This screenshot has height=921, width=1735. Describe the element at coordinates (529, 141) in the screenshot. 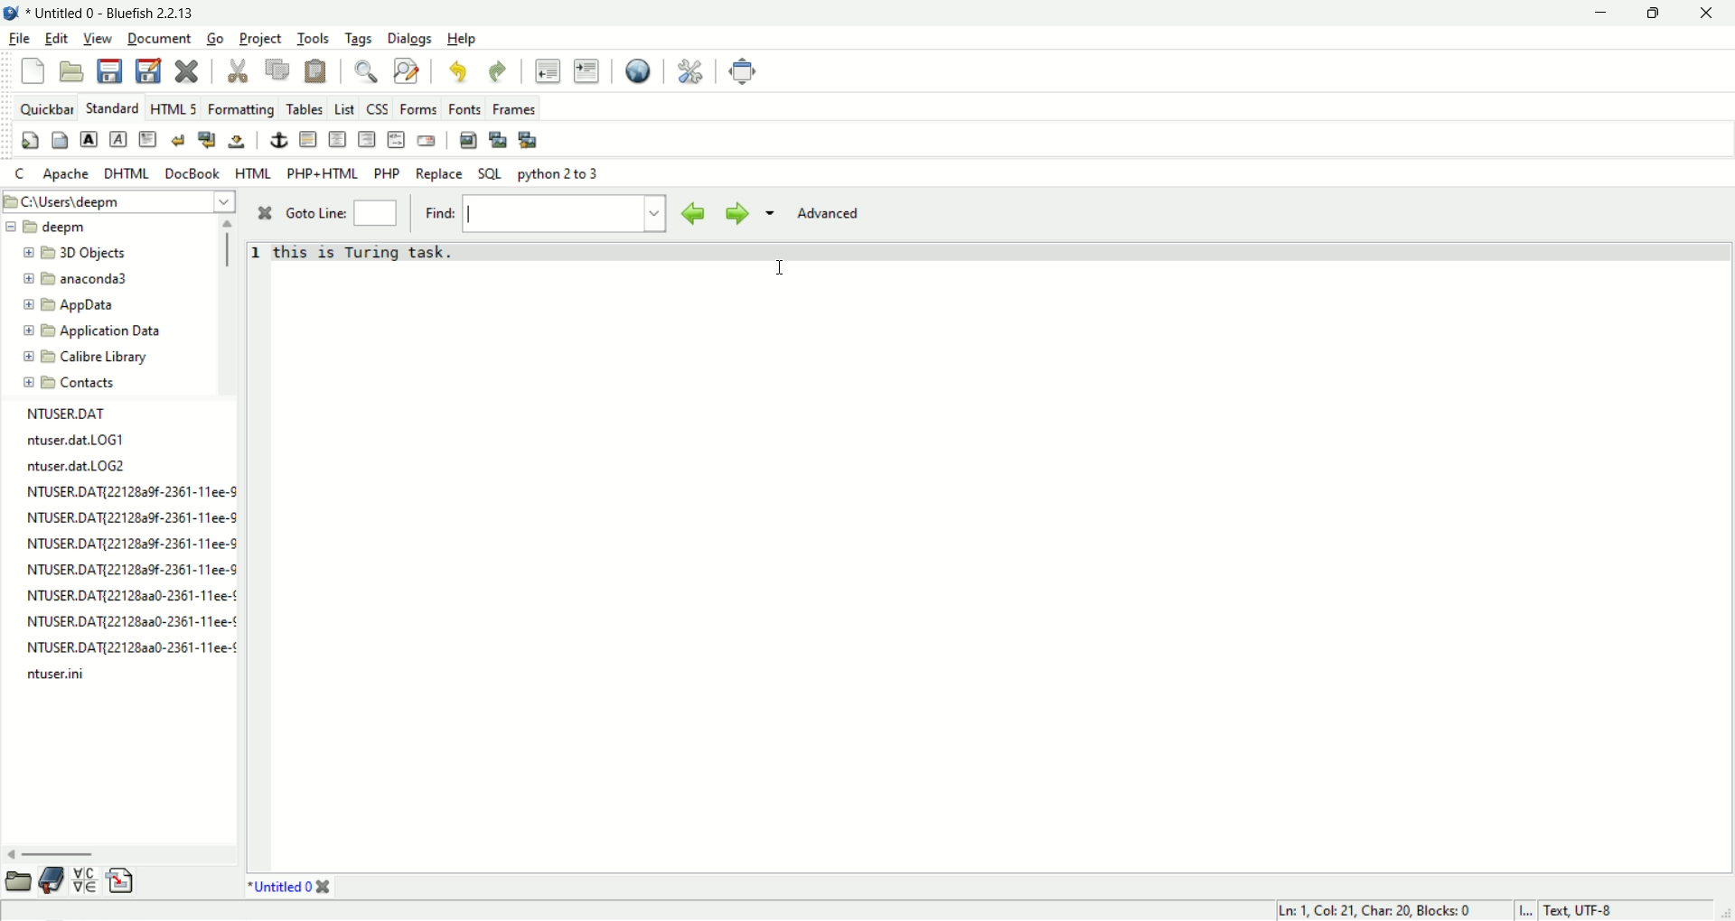

I see `multi thumbnail` at that location.